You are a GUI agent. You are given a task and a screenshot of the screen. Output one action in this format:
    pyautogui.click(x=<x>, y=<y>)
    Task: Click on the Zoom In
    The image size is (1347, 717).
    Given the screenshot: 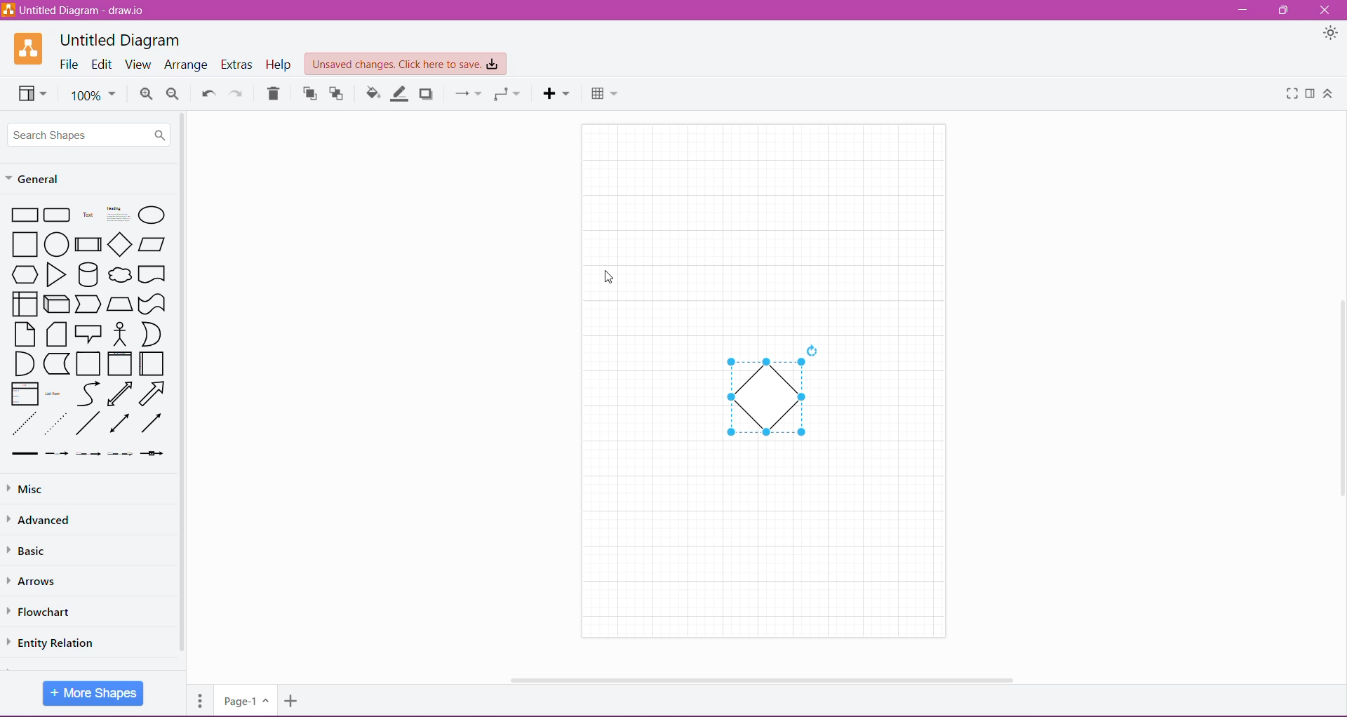 What is the action you would take?
    pyautogui.click(x=146, y=94)
    